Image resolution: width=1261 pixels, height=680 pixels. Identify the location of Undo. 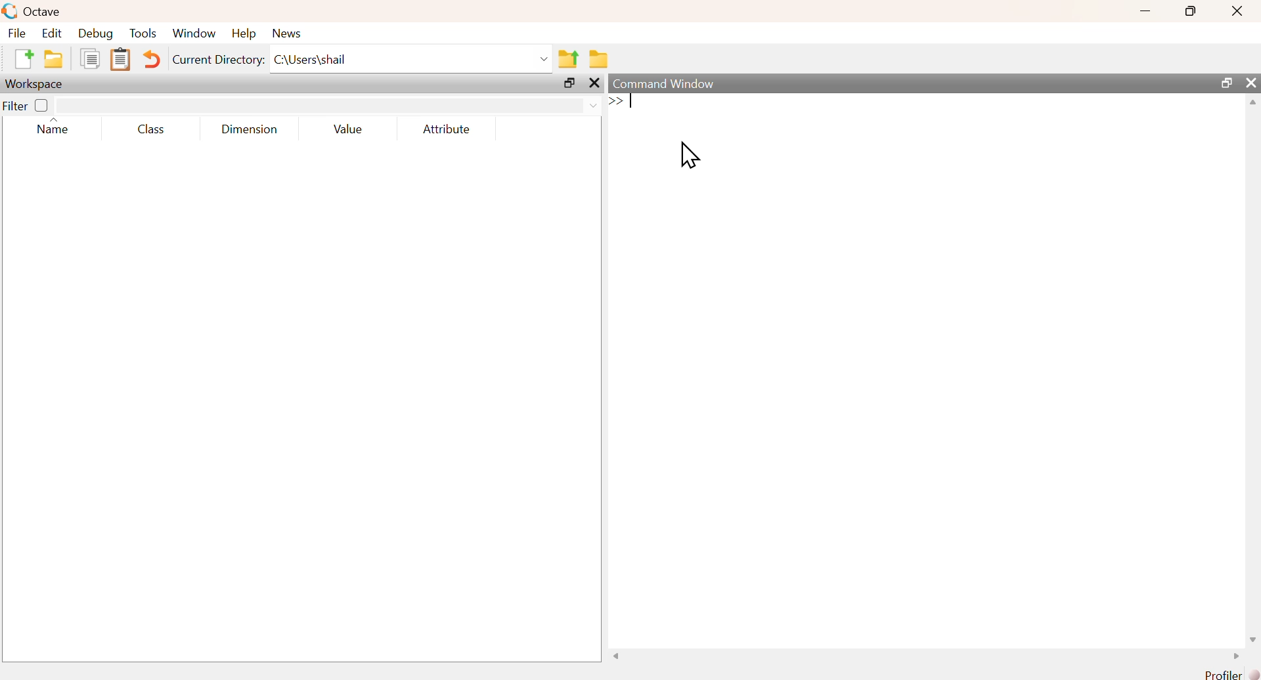
(152, 58).